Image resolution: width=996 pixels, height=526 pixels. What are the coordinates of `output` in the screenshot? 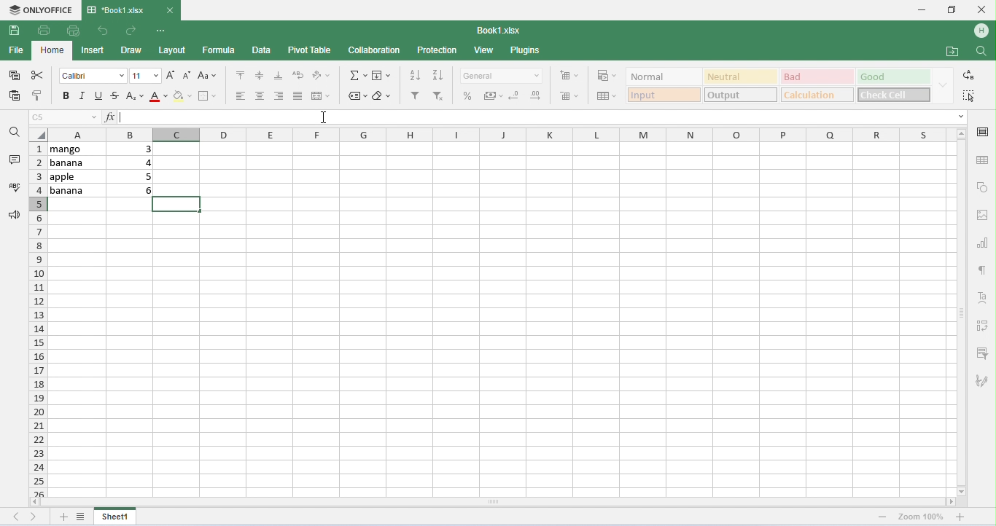 It's located at (742, 95).